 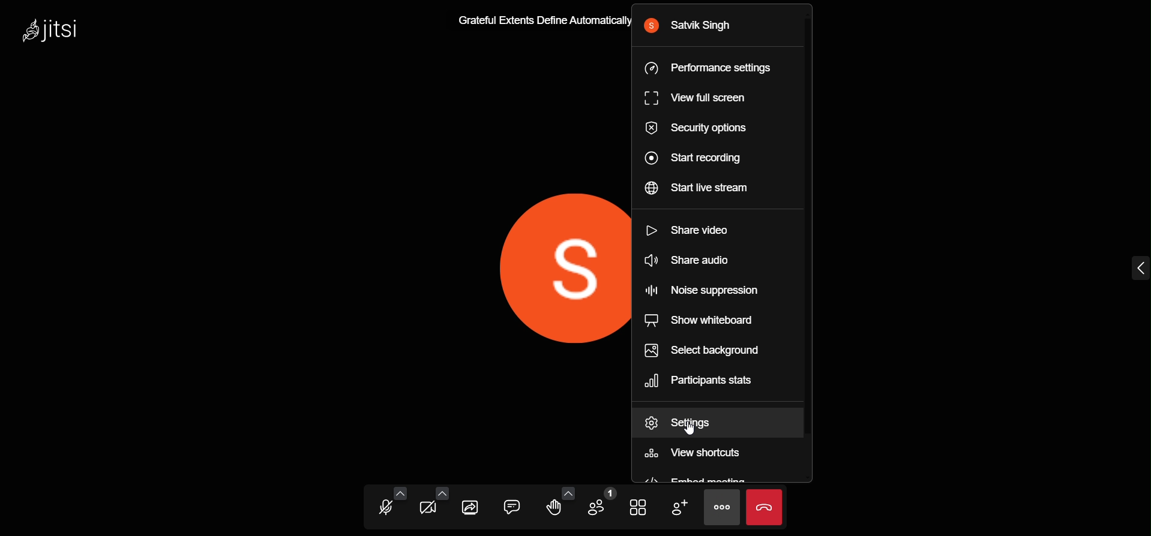 What do you see at coordinates (385, 511) in the screenshot?
I see `microphone` at bounding box center [385, 511].